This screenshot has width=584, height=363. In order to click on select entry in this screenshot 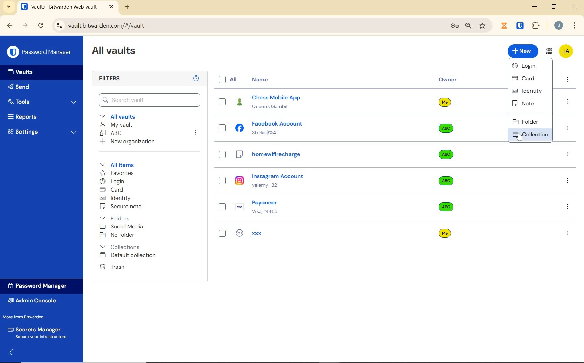, I will do `click(222, 233)`.